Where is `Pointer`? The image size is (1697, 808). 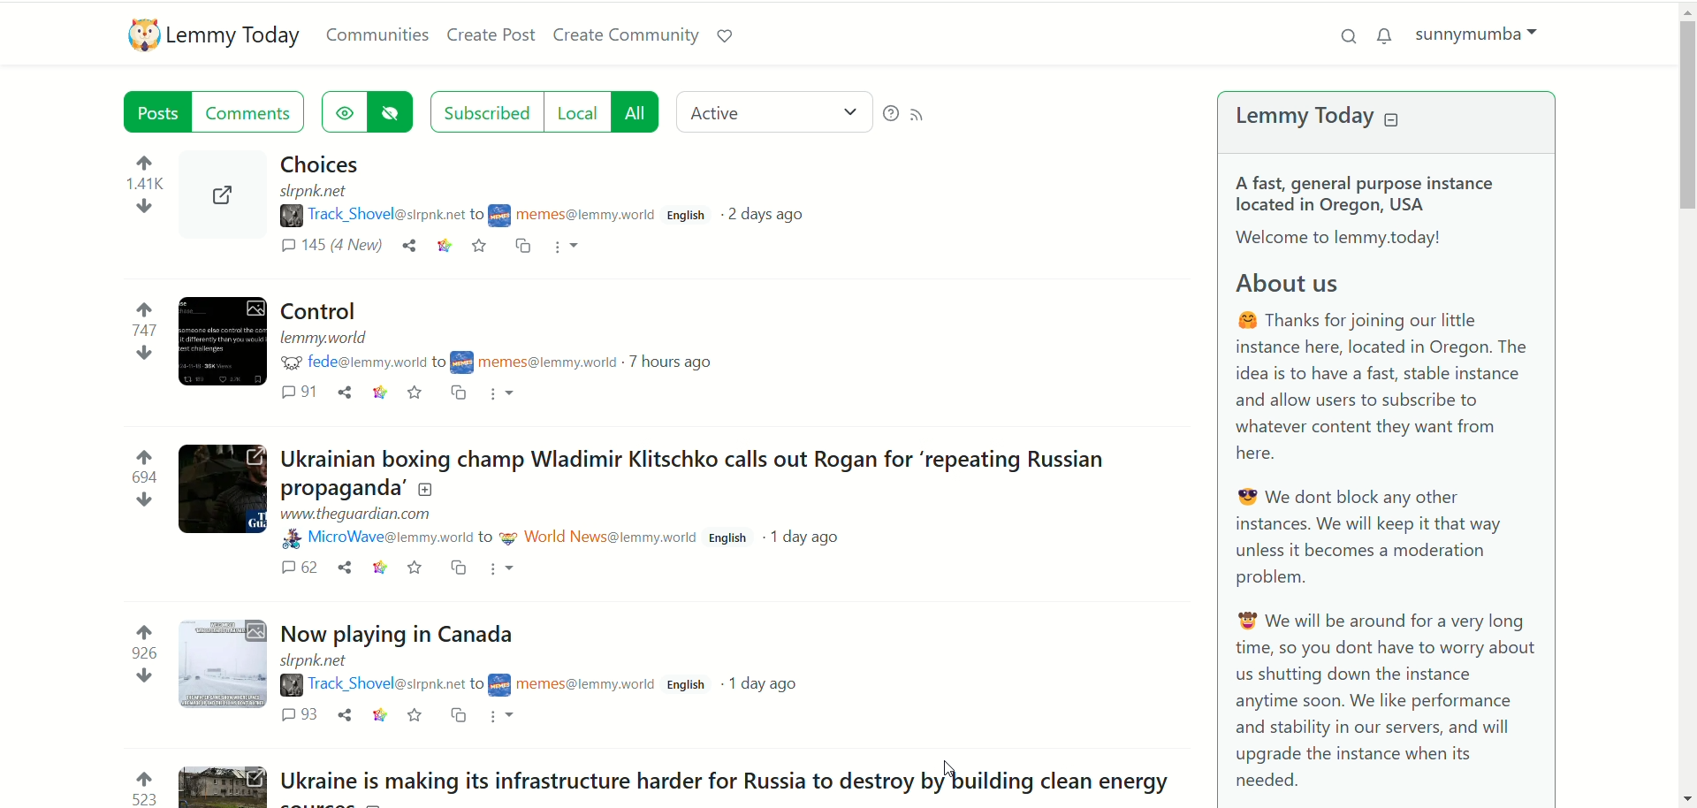
Pointer is located at coordinates (954, 766).